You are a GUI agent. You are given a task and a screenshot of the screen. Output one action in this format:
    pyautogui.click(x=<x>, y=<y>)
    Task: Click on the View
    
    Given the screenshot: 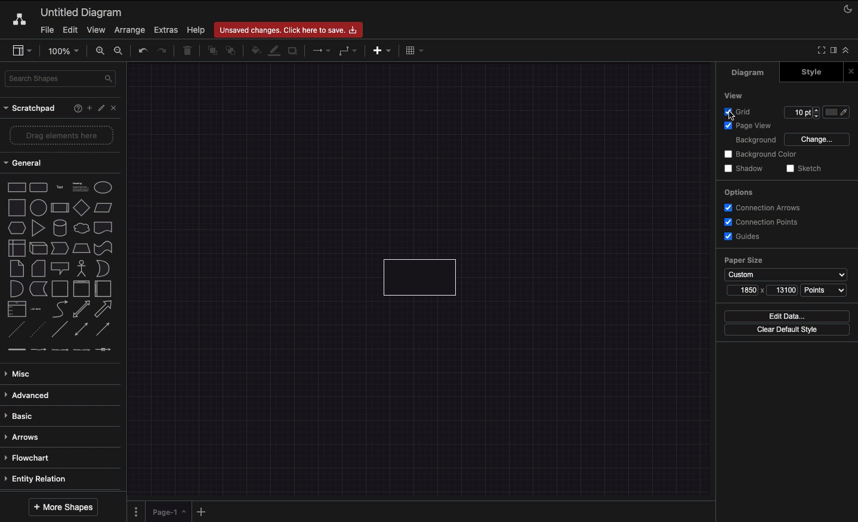 What is the action you would take?
    pyautogui.click(x=98, y=30)
    